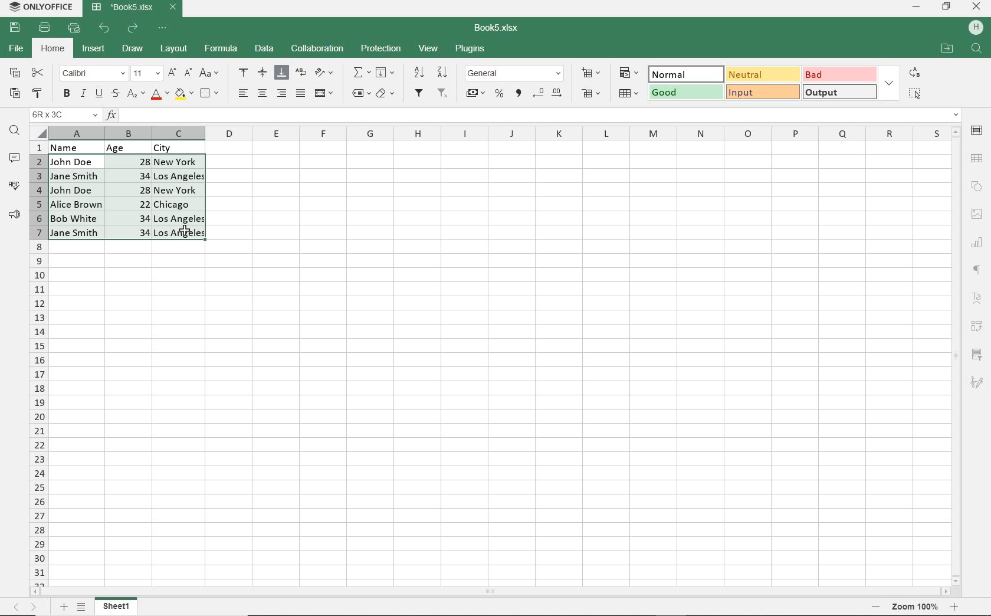 The image size is (991, 616). Describe the element at coordinates (15, 214) in the screenshot. I see `FEEDBACK & SUPPORT` at that location.